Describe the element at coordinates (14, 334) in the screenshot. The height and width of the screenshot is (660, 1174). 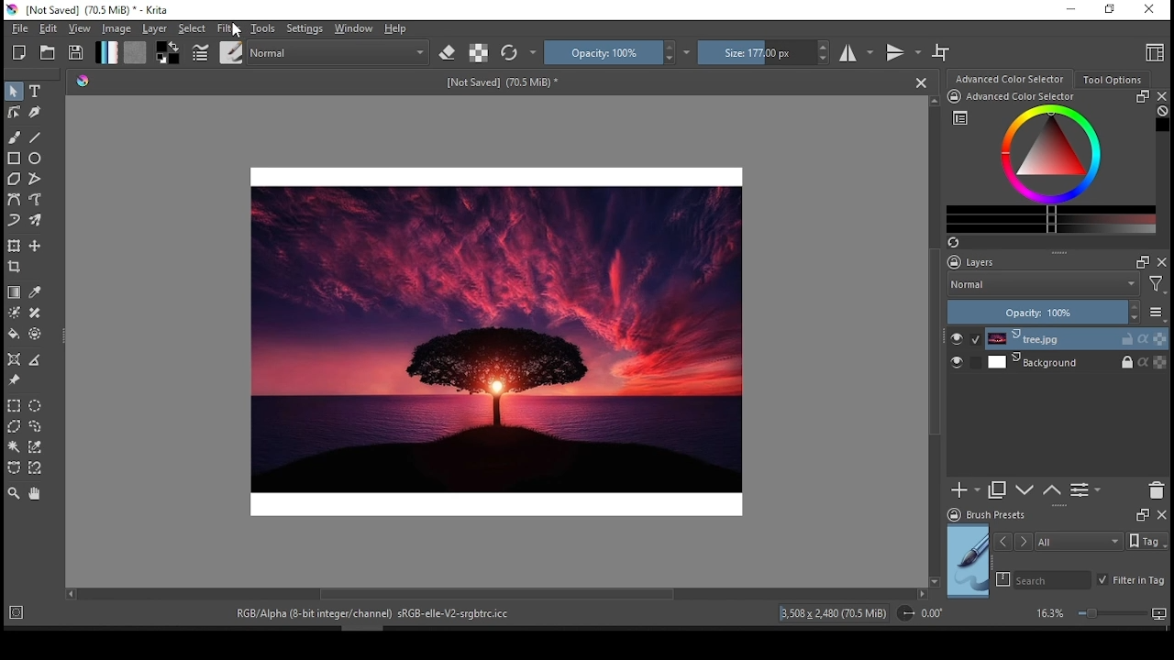
I see `fill tool` at that location.